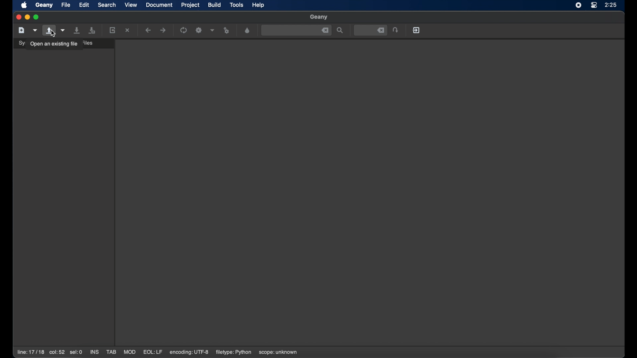  Describe the element at coordinates (184, 30) in the screenshot. I see `compile the current file` at that location.